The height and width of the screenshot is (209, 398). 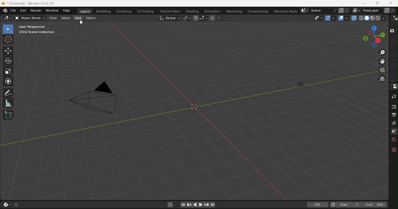 What do you see at coordinates (91, 19) in the screenshot?
I see `Object` at bounding box center [91, 19].